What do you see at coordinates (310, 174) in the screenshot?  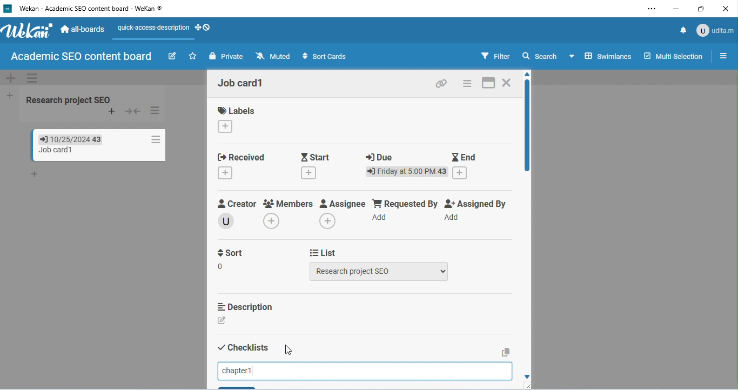 I see `add starting date` at bounding box center [310, 174].